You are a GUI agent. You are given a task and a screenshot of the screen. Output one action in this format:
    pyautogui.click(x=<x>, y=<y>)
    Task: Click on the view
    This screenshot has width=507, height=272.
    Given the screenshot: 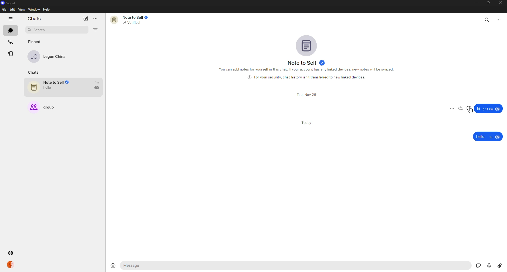 What is the action you would take?
    pyautogui.click(x=21, y=10)
    